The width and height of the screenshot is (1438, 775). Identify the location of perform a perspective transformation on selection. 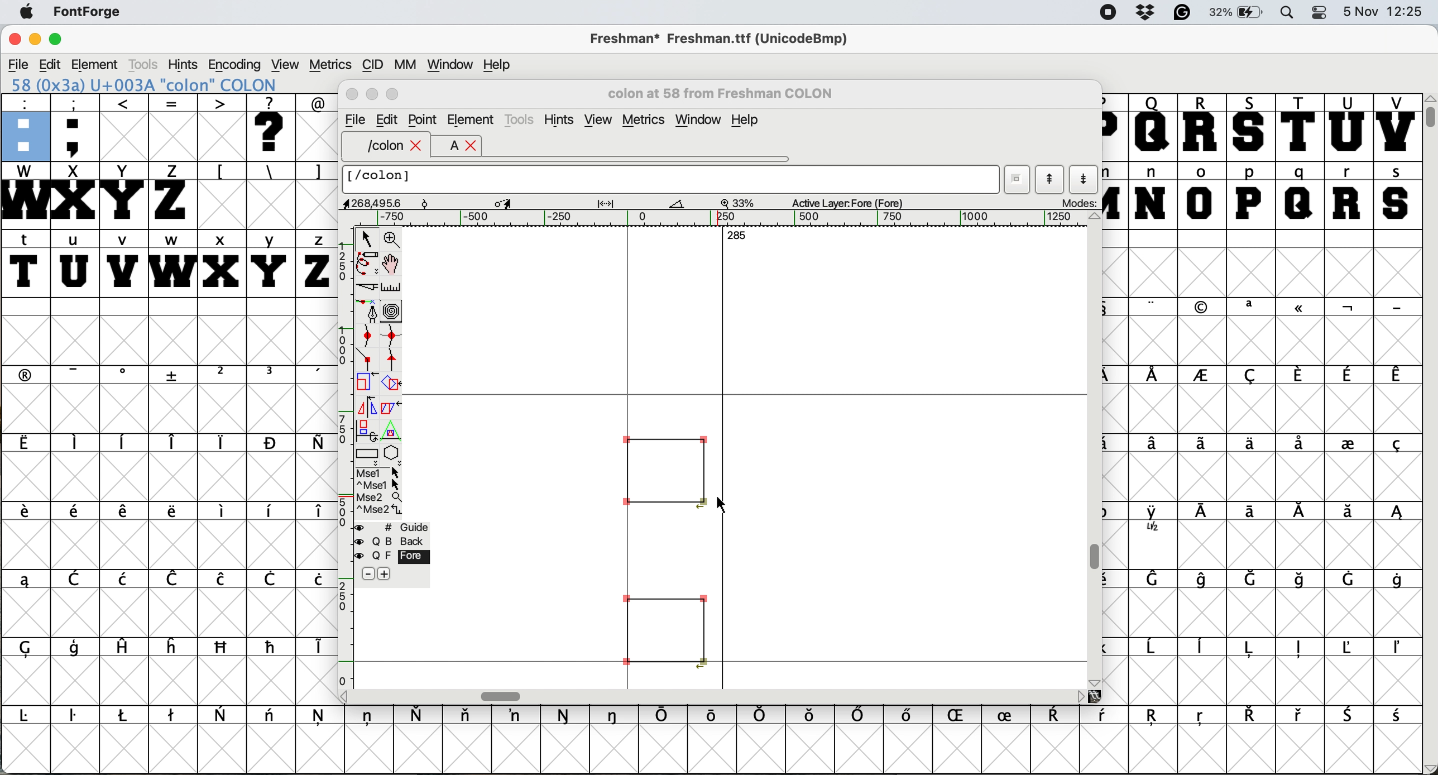
(392, 427).